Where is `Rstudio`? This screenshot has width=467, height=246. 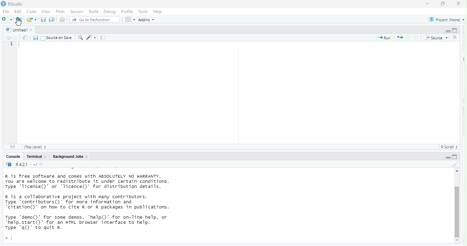
Rstudio is located at coordinates (16, 4).